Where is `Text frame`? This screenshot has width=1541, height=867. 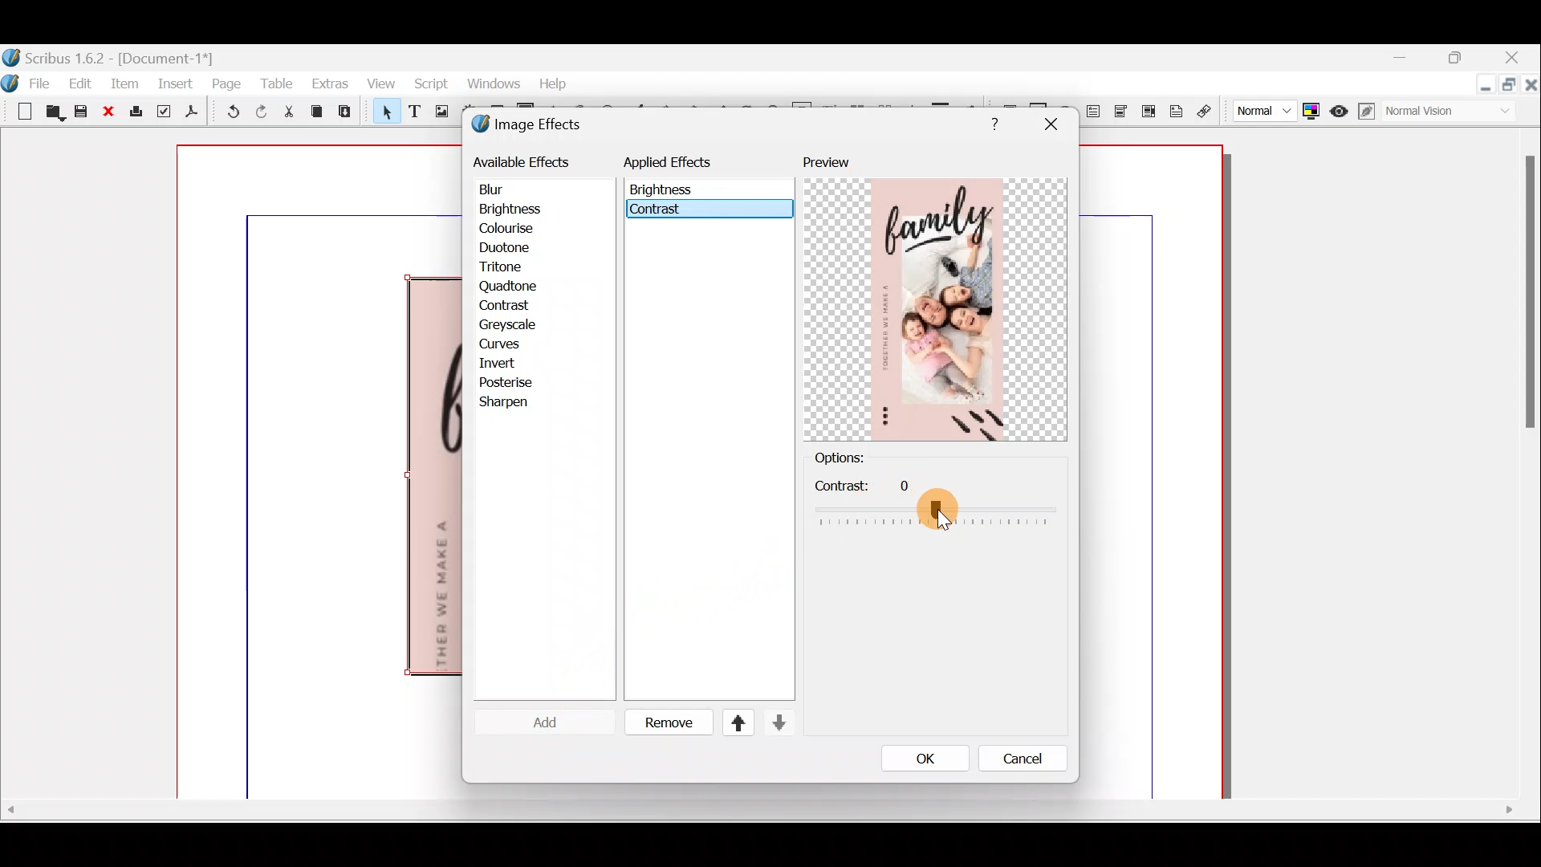
Text frame is located at coordinates (413, 112).